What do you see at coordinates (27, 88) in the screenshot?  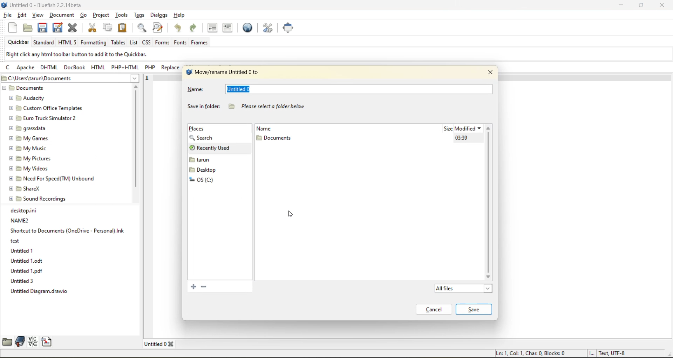 I see `Documents` at bounding box center [27, 88].